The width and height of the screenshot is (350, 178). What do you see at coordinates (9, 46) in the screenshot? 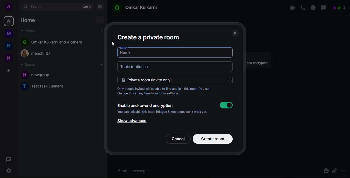
I see `home` at bounding box center [9, 46].